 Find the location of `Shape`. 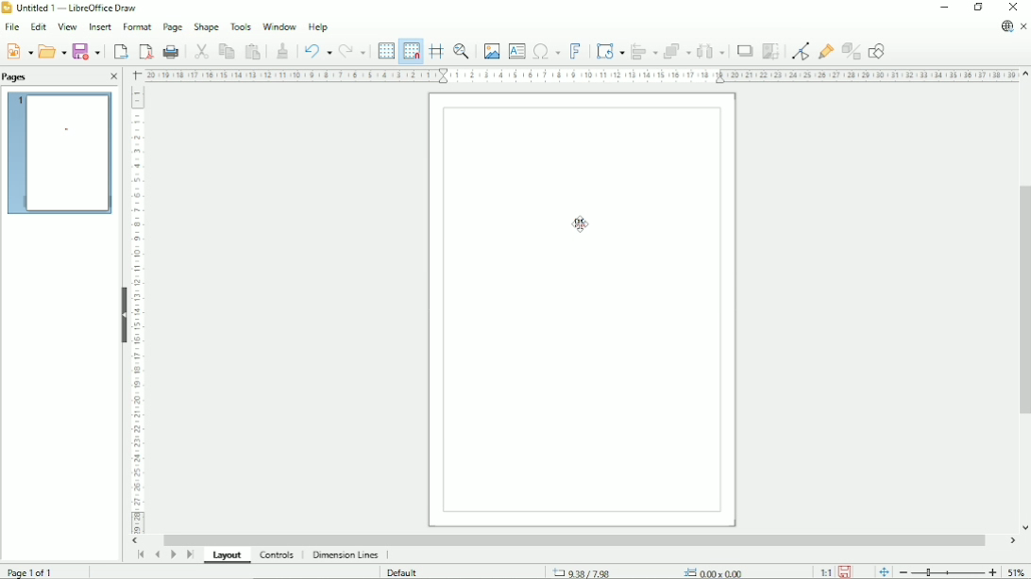

Shape is located at coordinates (206, 26).